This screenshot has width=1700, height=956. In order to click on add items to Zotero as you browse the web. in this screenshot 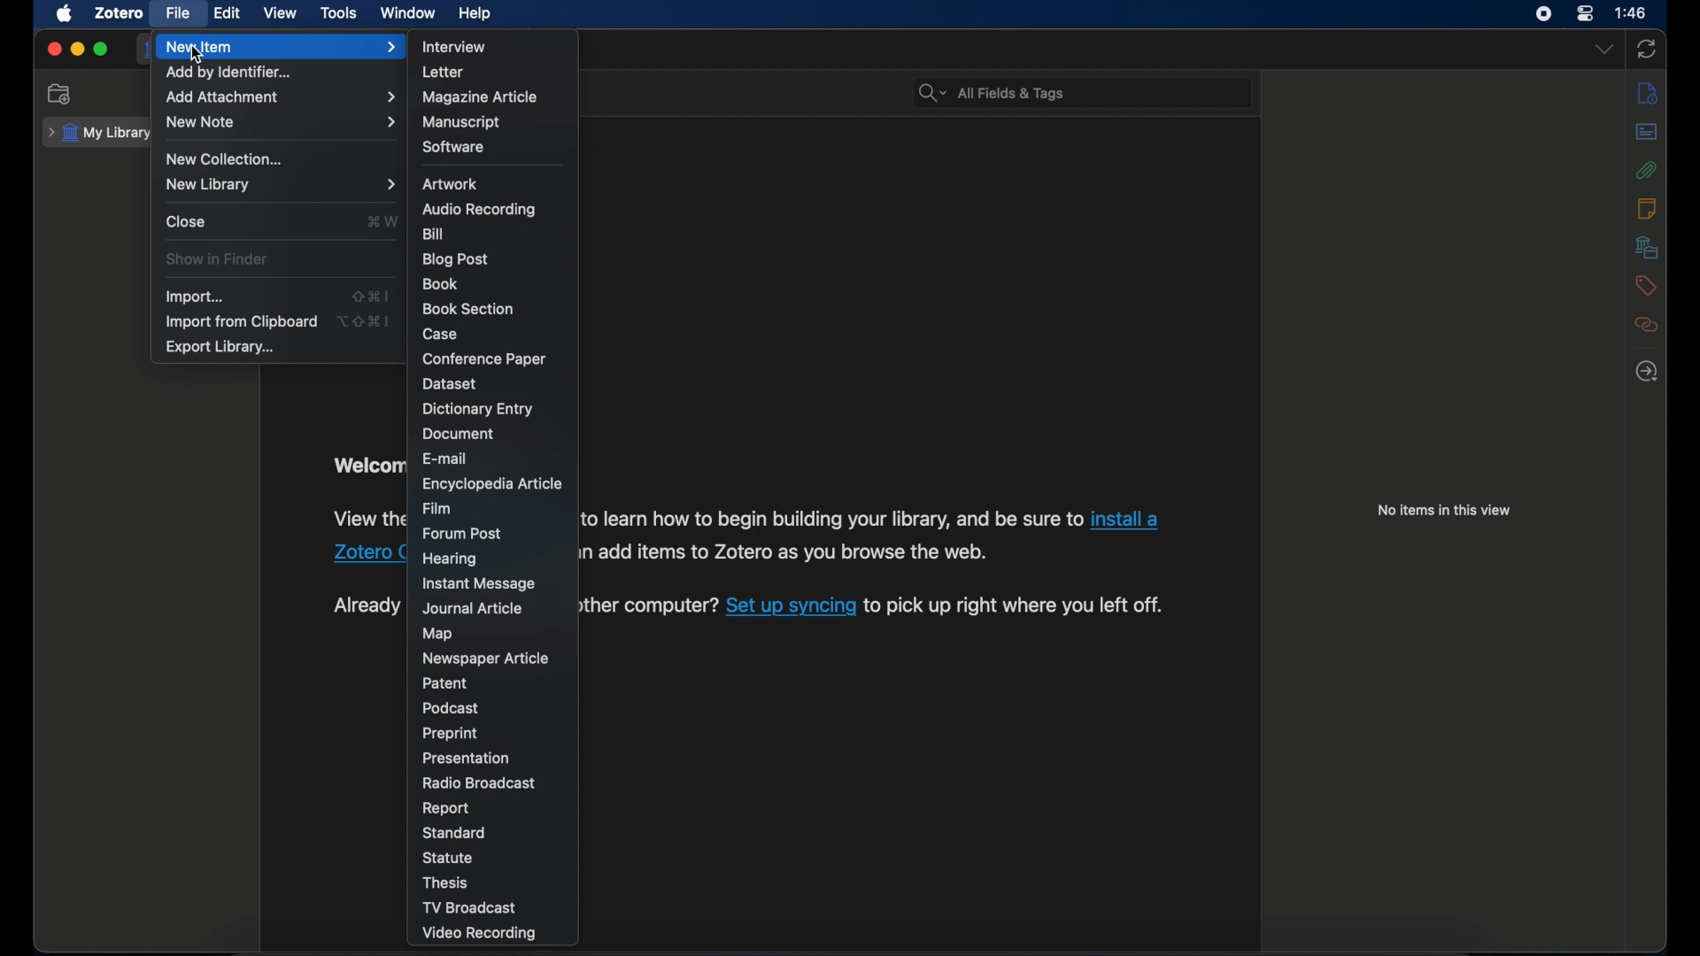, I will do `click(799, 551)`.